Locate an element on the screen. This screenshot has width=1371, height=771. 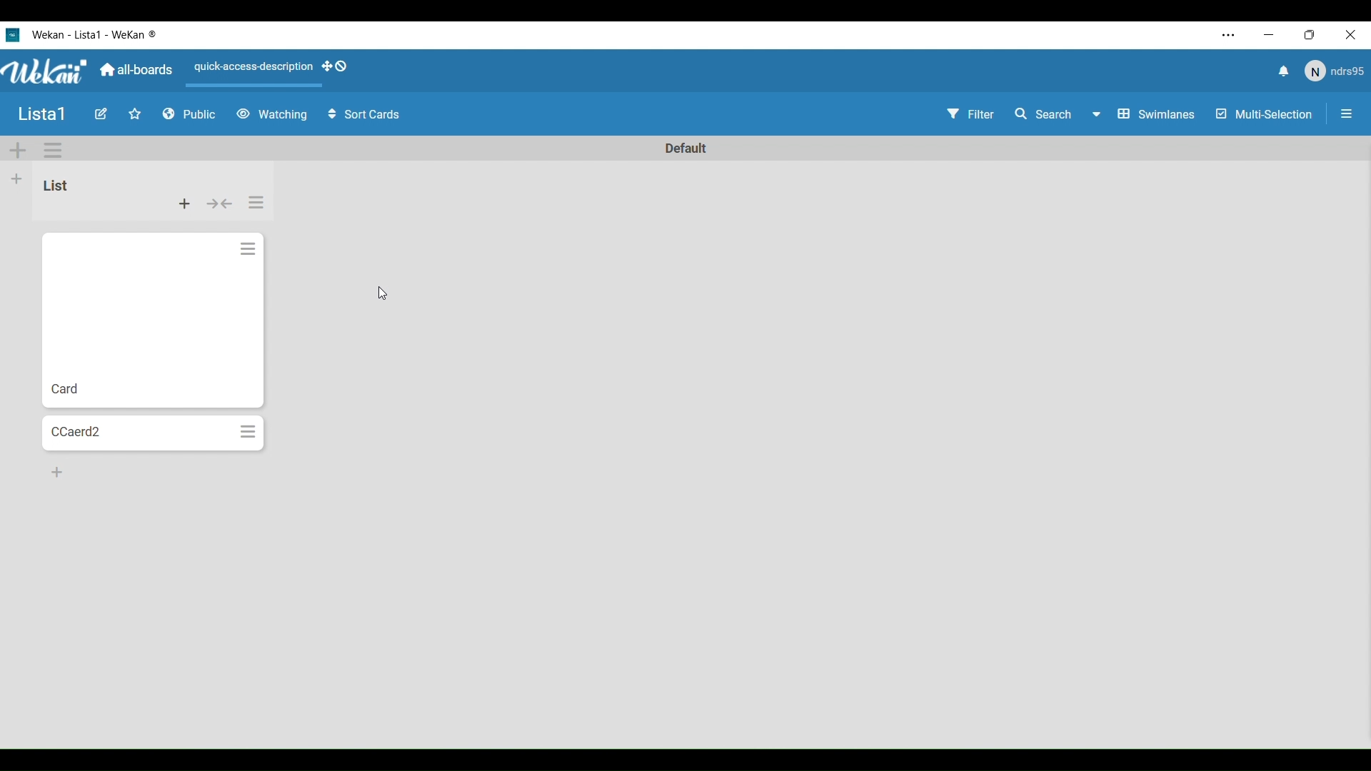
Sort Cells is located at coordinates (364, 115).